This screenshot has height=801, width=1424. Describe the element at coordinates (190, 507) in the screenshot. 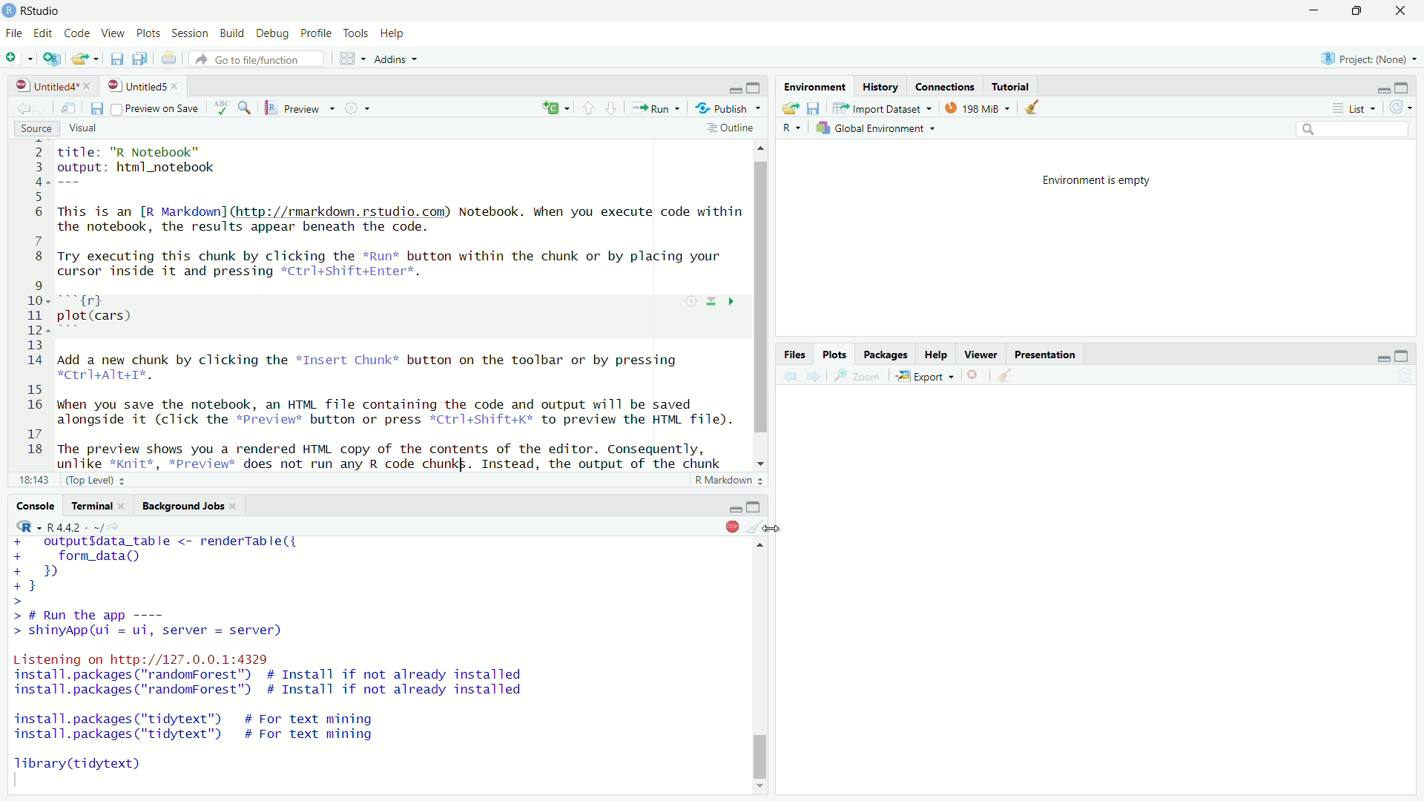

I see `Background Jobs` at that location.